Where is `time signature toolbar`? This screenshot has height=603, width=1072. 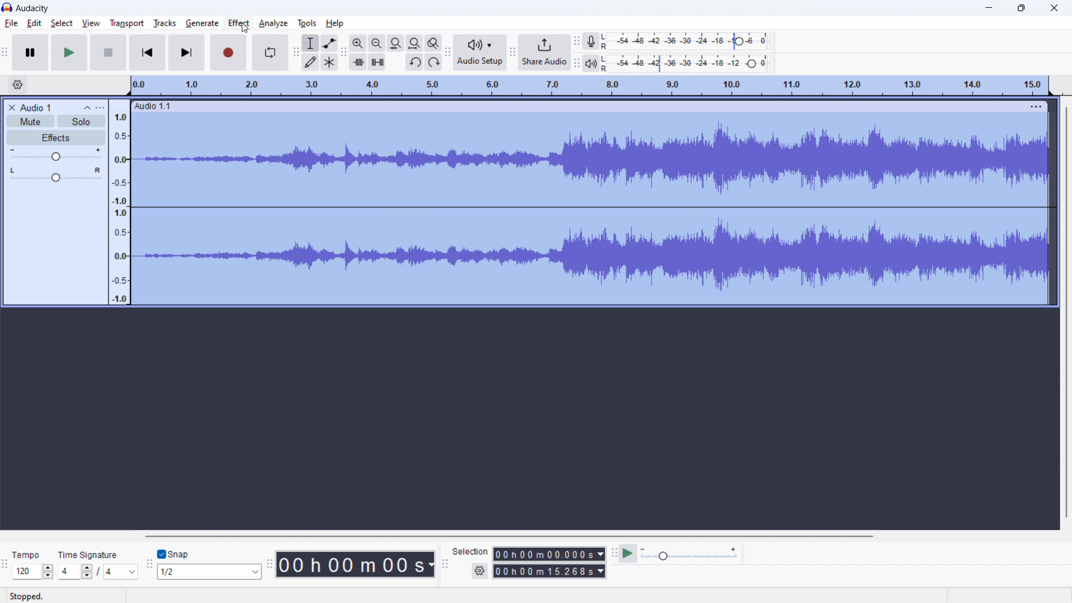
time signature toolbar is located at coordinates (6, 566).